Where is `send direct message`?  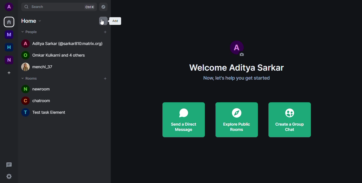 send direct message is located at coordinates (183, 120).